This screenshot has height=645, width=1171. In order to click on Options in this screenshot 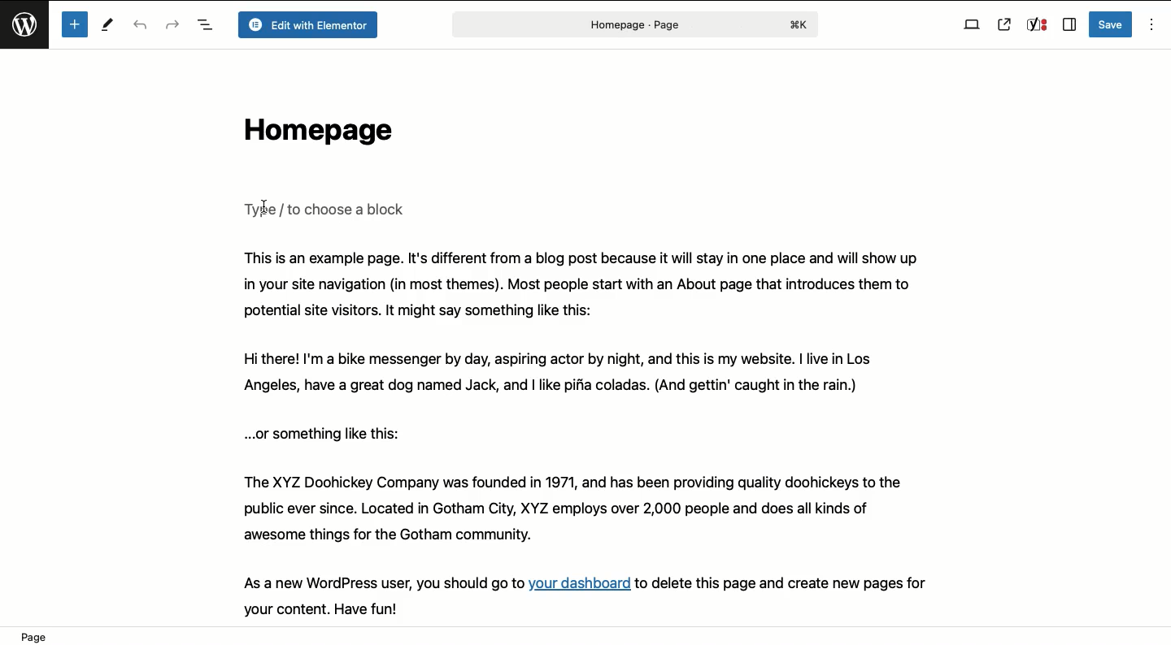, I will do `click(1150, 25)`.